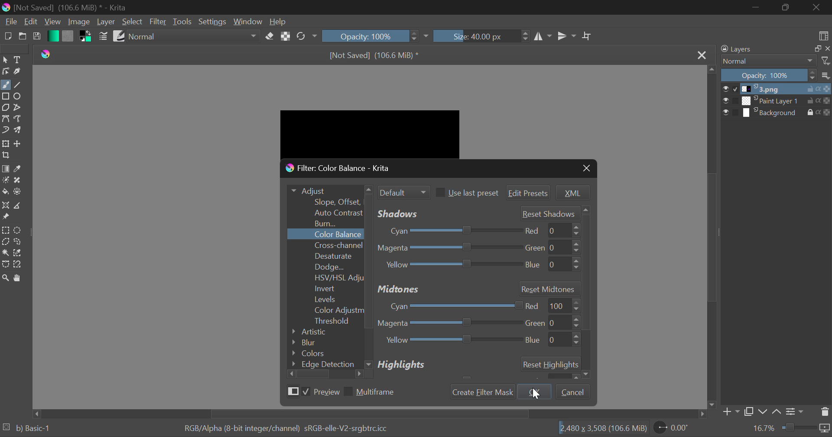 This screenshot has height=437, width=832. What do you see at coordinates (158, 22) in the screenshot?
I see `Filter` at bounding box center [158, 22].